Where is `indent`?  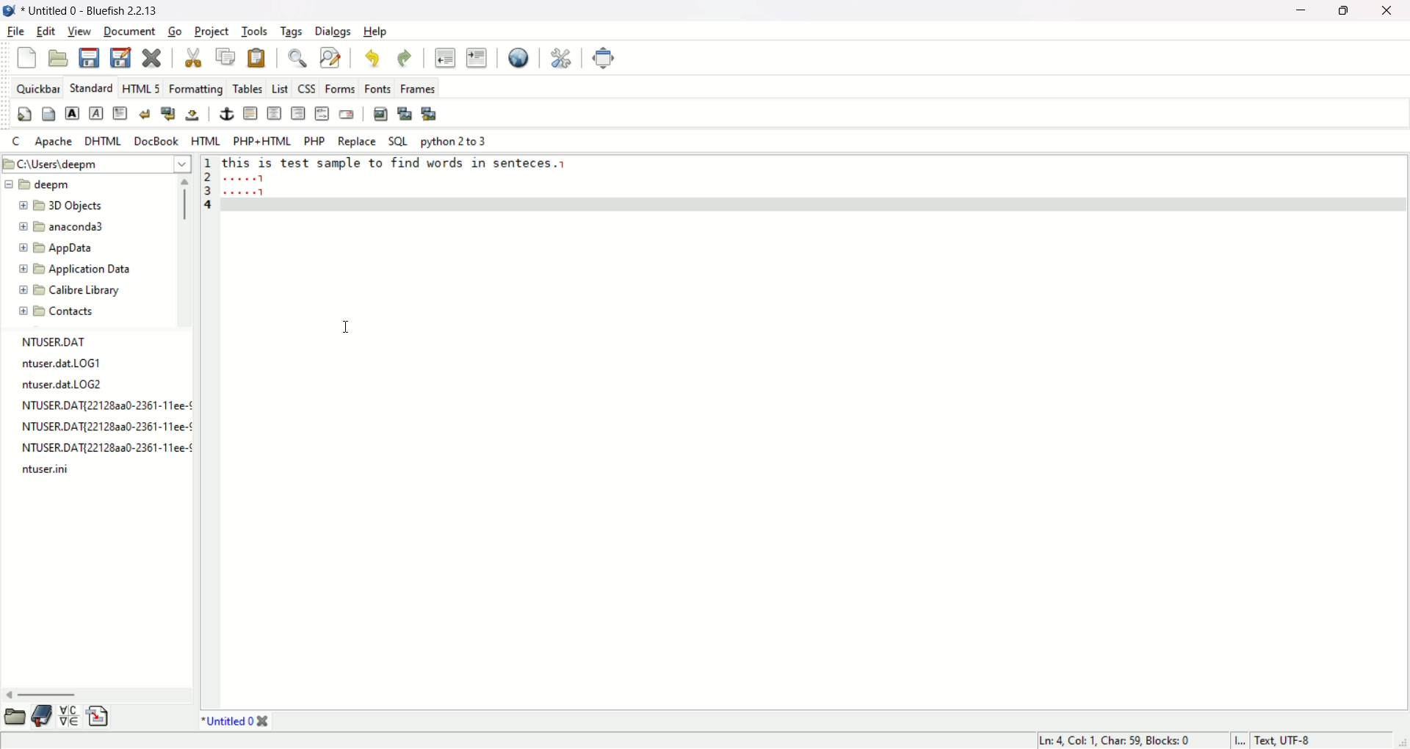 indent is located at coordinates (479, 57).